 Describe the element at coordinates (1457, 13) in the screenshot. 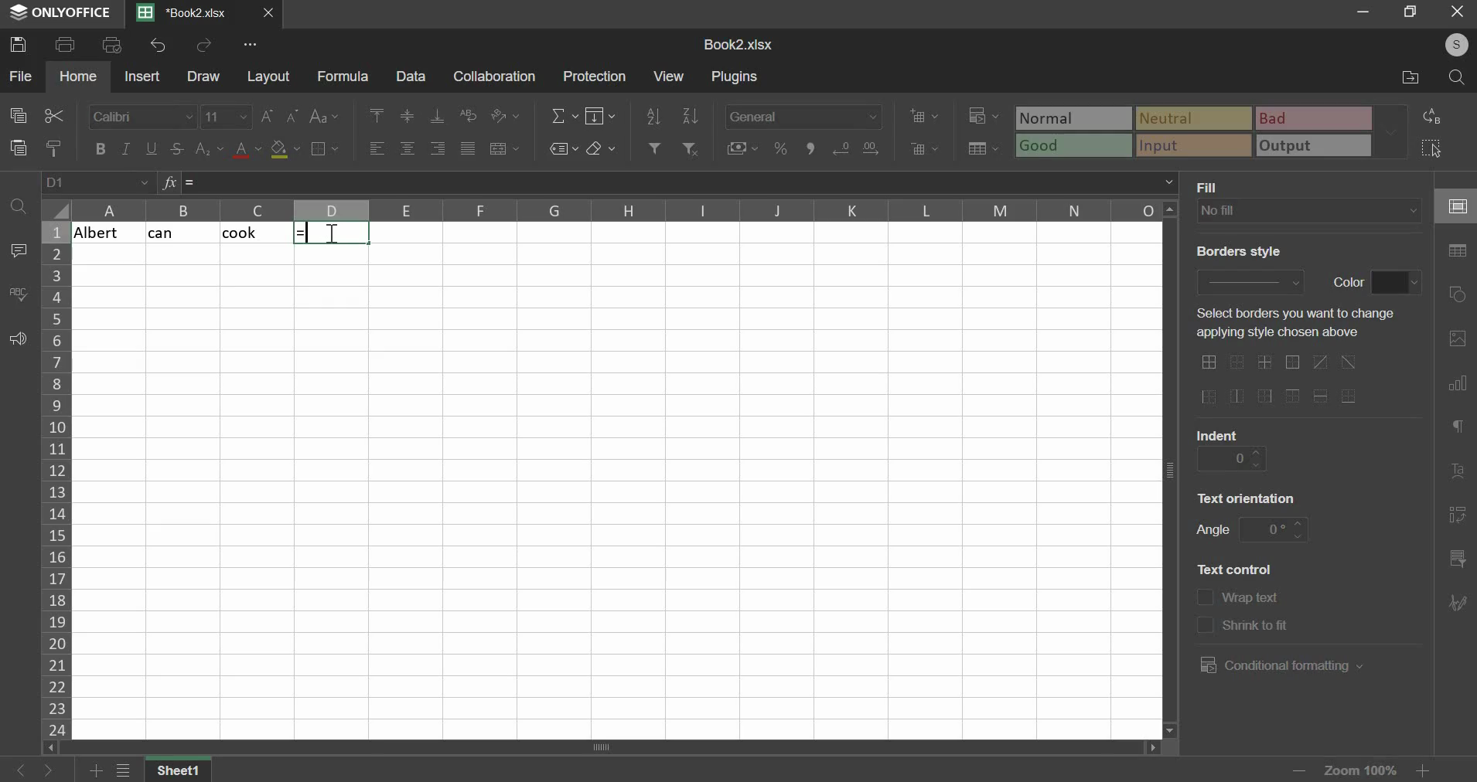

I see `close window` at that location.